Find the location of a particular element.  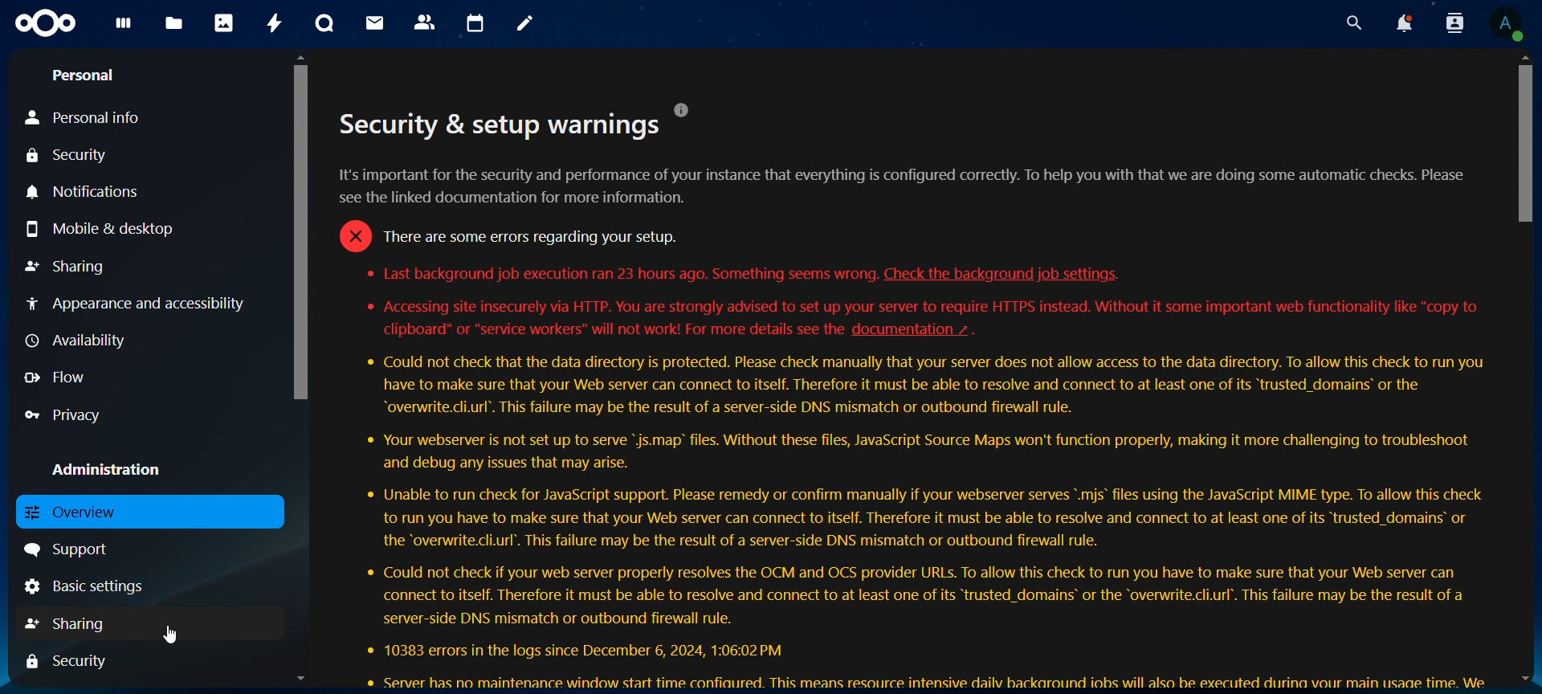

mobile & desktop is located at coordinates (114, 230).